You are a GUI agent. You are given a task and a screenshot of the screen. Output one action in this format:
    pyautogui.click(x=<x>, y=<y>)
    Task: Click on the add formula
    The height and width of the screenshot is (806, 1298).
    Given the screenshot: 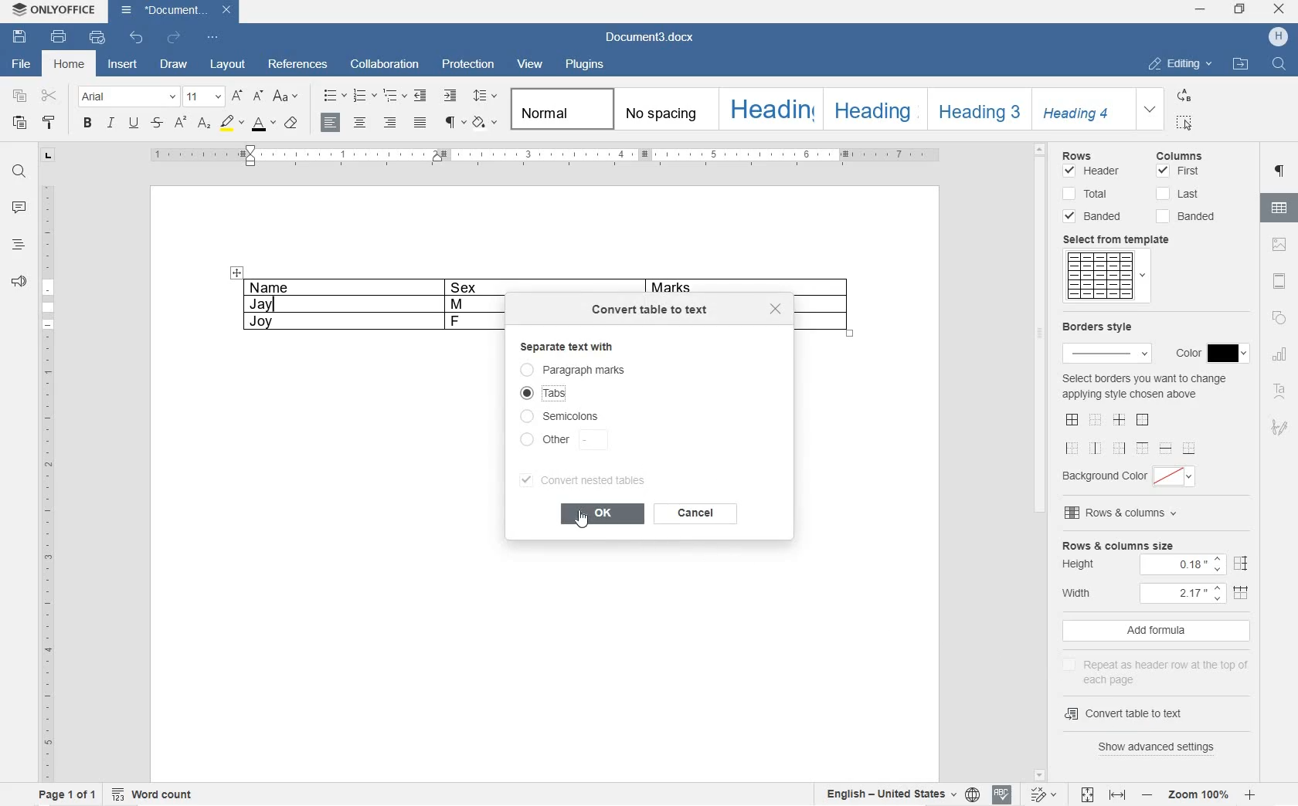 What is the action you would take?
    pyautogui.click(x=1151, y=632)
    